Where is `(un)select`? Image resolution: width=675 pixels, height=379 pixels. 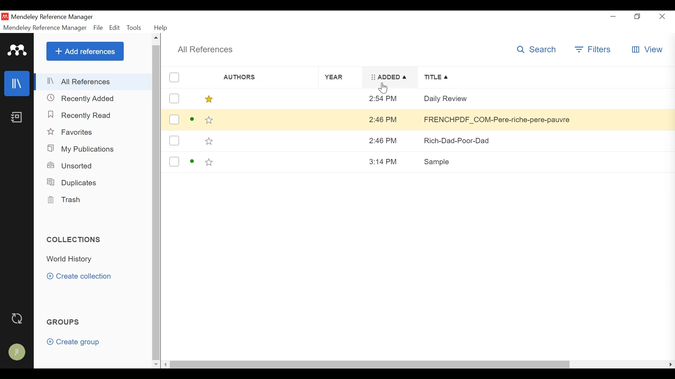
(un)select is located at coordinates (174, 140).